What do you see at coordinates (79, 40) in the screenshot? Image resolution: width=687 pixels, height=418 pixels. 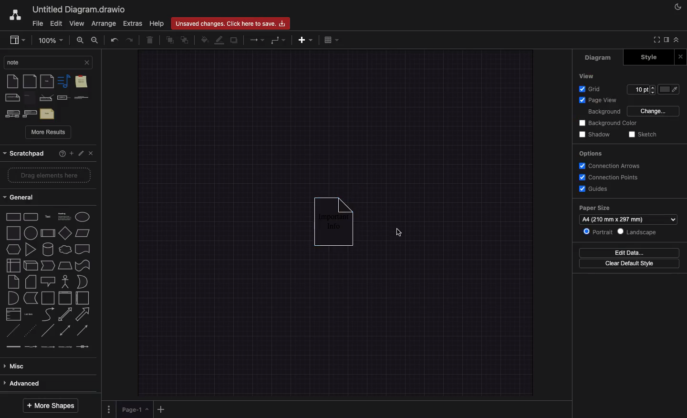 I see `Zoom in` at bounding box center [79, 40].